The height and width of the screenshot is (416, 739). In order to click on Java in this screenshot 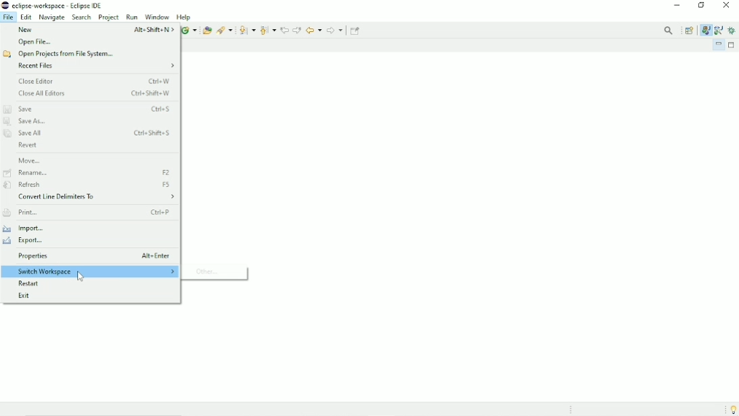, I will do `click(705, 30)`.